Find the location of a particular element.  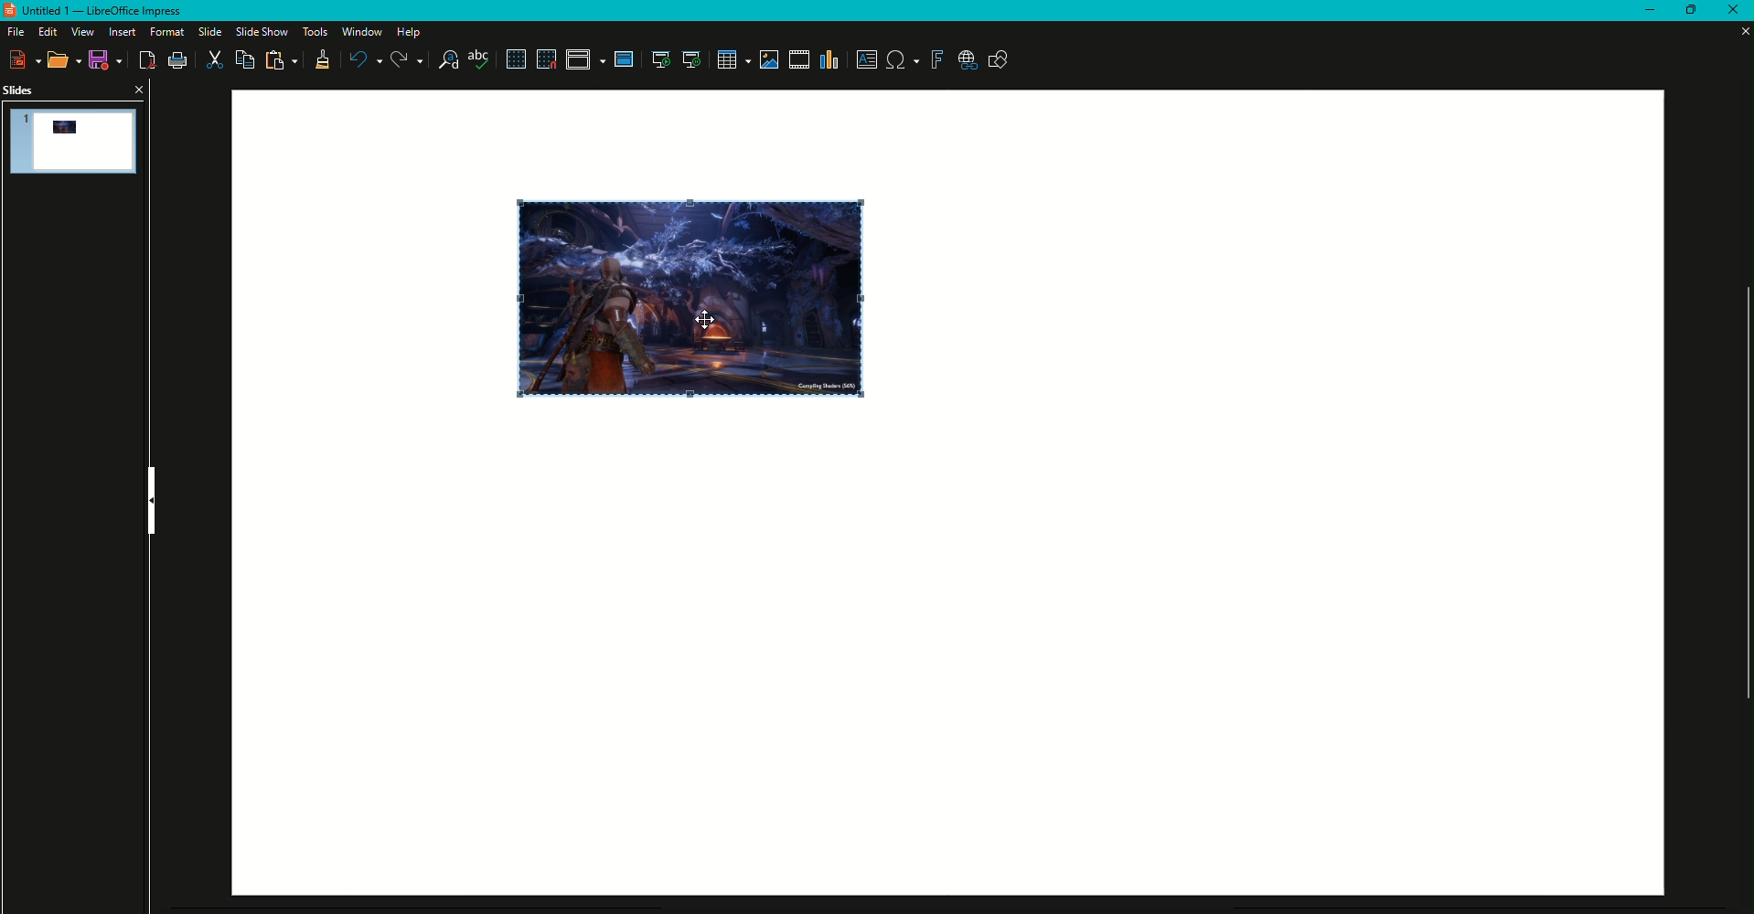

Insert is located at coordinates (119, 32).